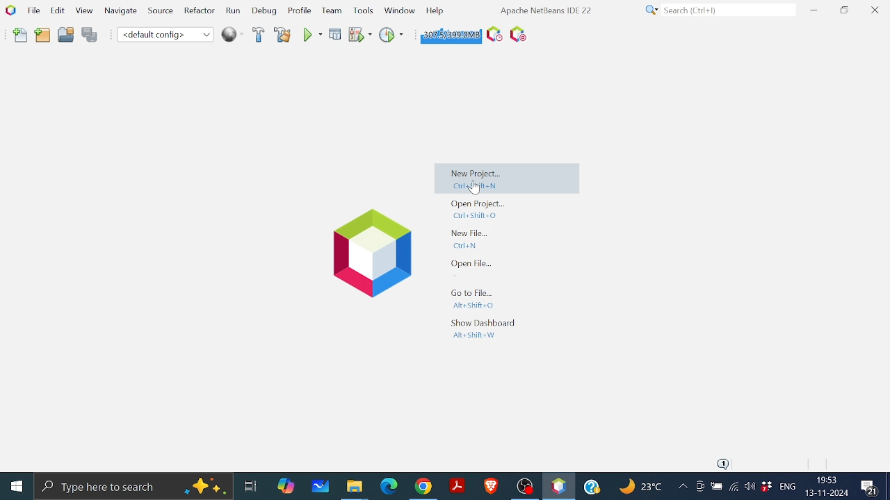  Describe the element at coordinates (425, 486) in the screenshot. I see `Google chrome` at that location.